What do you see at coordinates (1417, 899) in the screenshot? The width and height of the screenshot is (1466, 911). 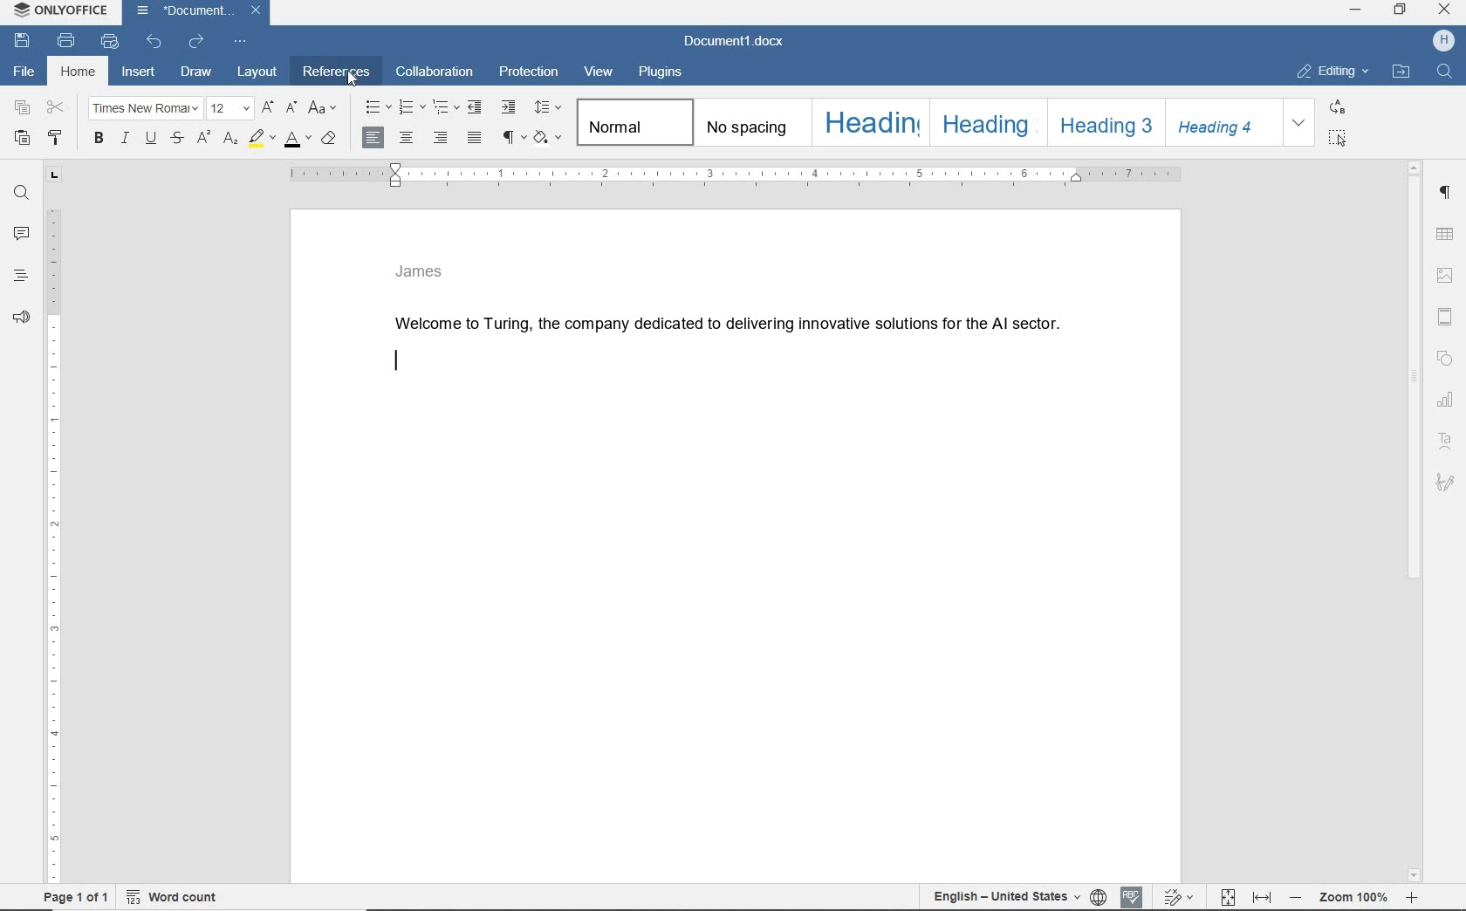 I see `zoom in` at bounding box center [1417, 899].